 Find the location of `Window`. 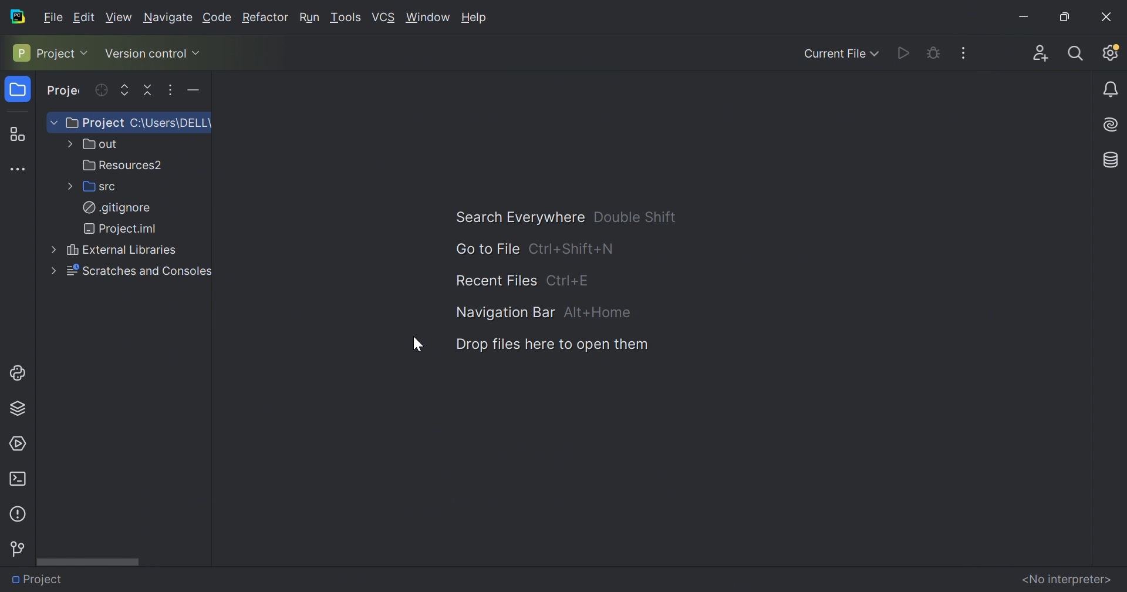

Window is located at coordinates (428, 18).